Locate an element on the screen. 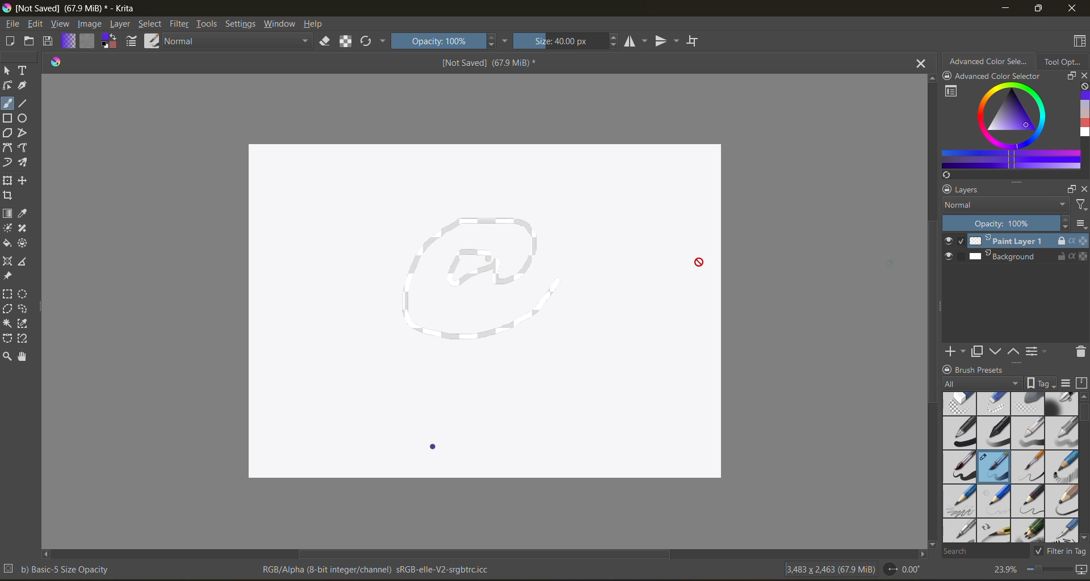  image is located at coordinates (89, 24).